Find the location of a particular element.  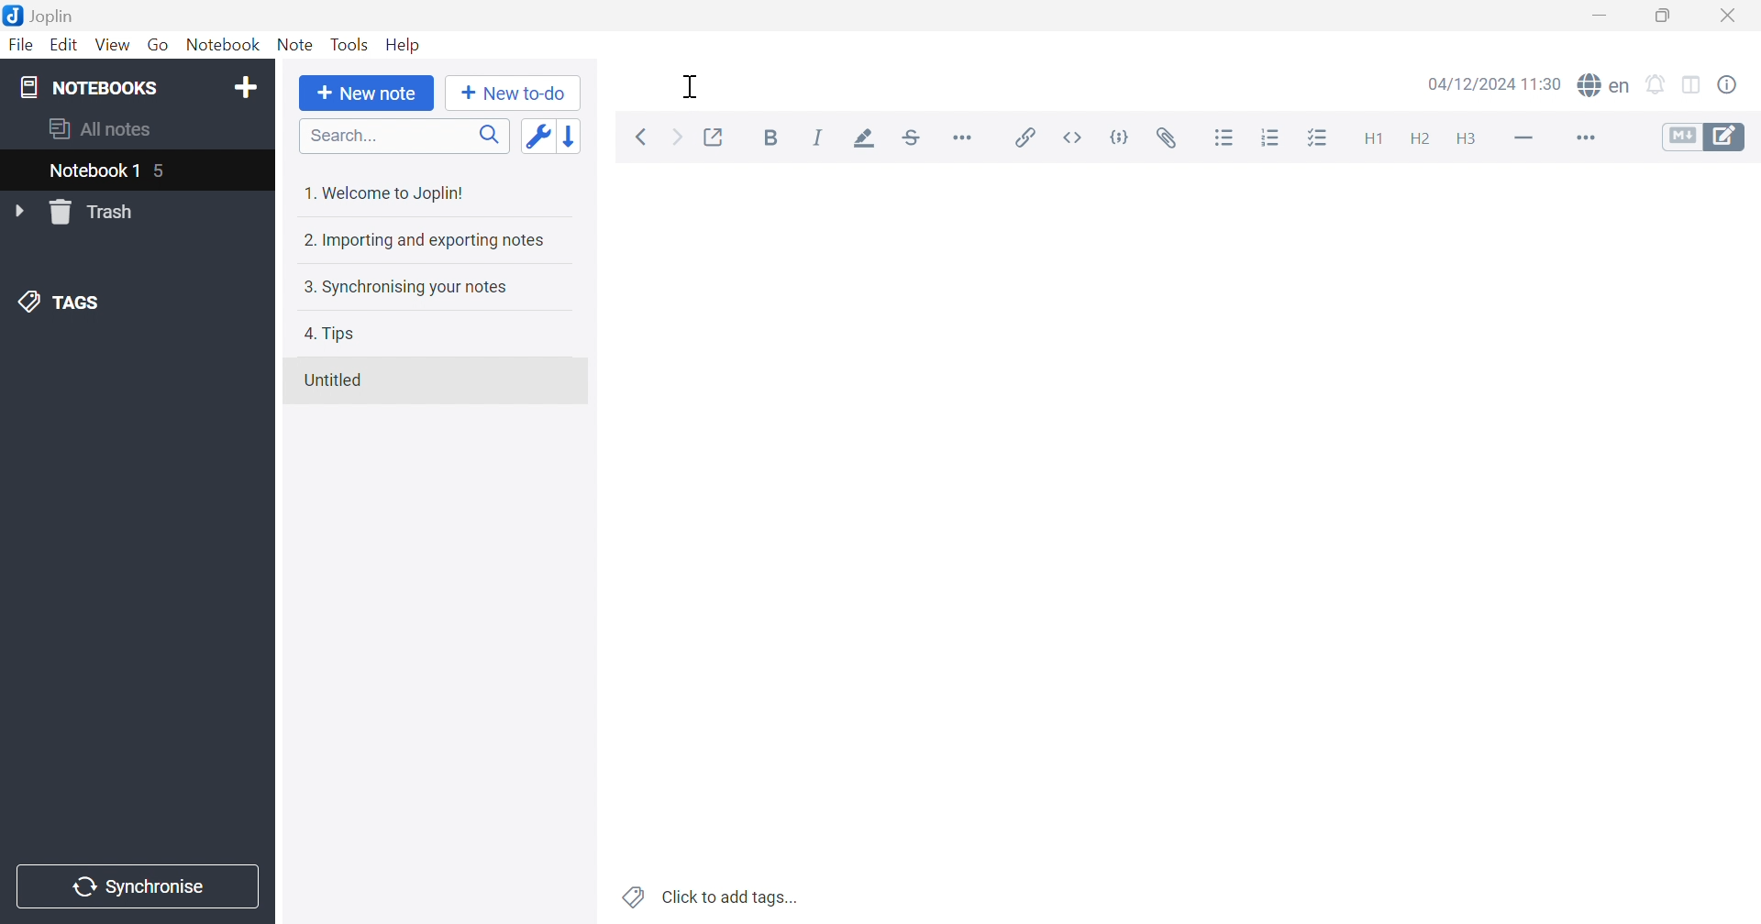

Help is located at coordinates (404, 42).